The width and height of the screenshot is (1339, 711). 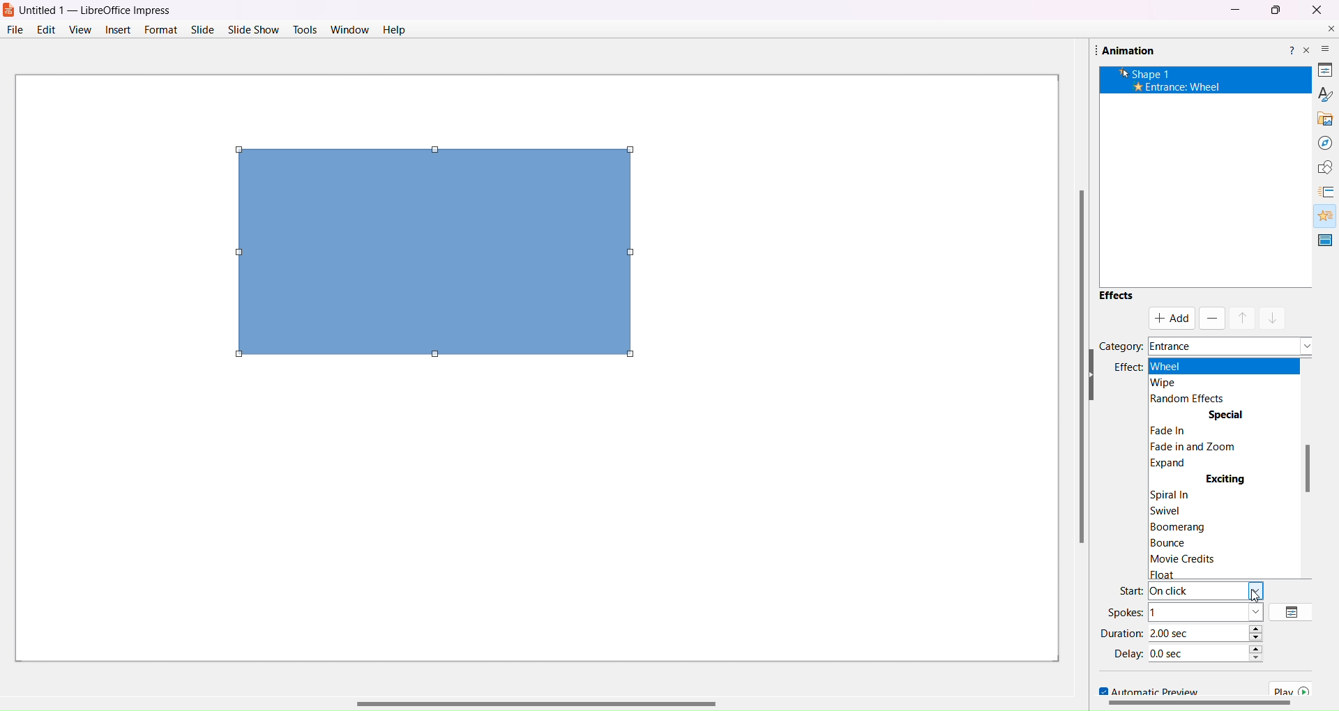 What do you see at coordinates (305, 29) in the screenshot?
I see `Tools` at bounding box center [305, 29].